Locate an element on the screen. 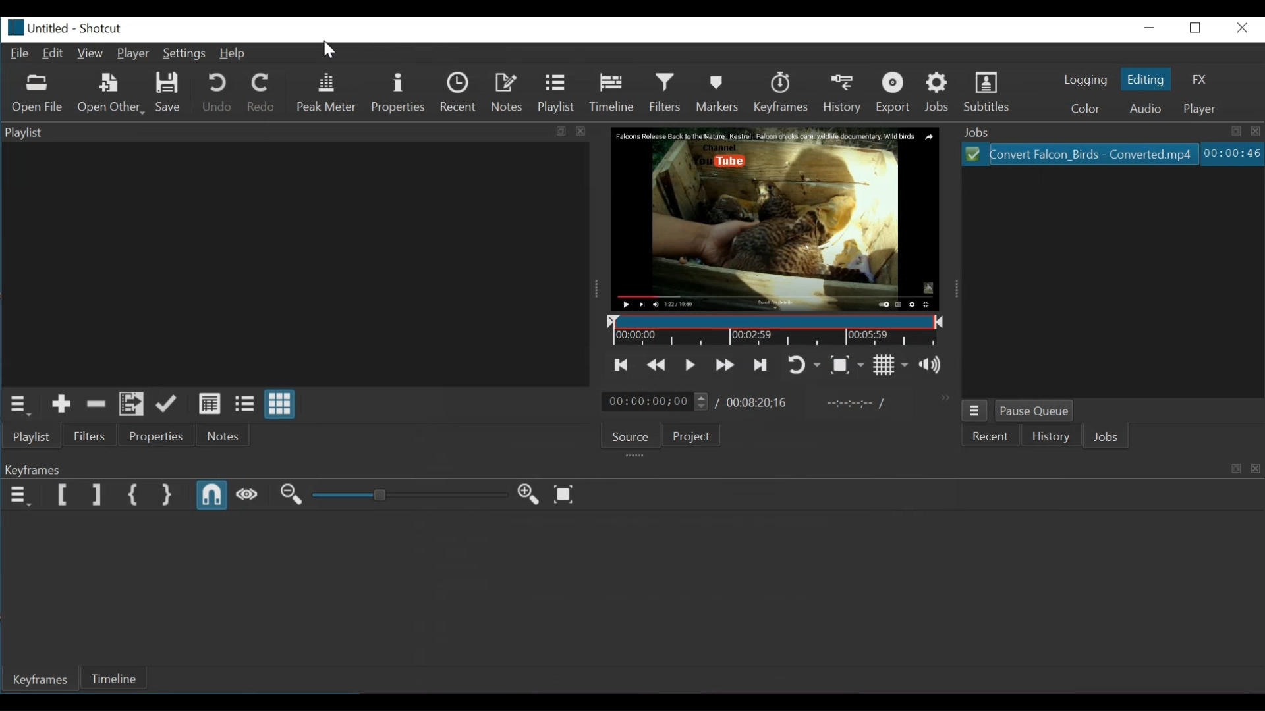 The height and width of the screenshot is (711, 1265). Restore is located at coordinates (1197, 28).